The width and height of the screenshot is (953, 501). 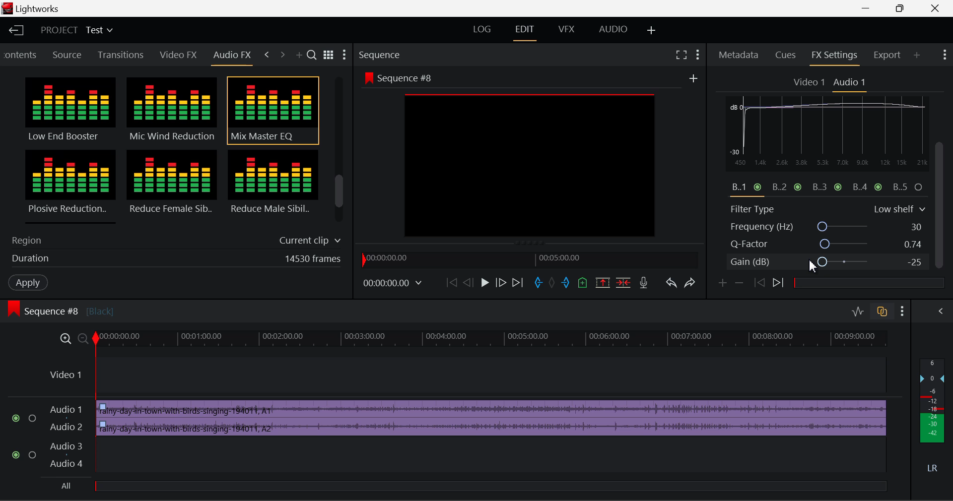 What do you see at coordinates (485, 283) in the screenshot?
I see `Play` at bounding box center [485, 283].